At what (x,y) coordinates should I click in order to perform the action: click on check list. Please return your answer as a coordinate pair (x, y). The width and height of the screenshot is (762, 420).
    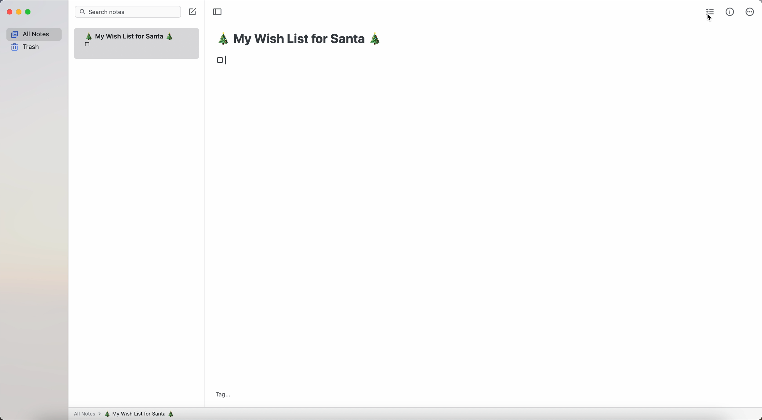
    Looking at the image, I should click on (709, 11).